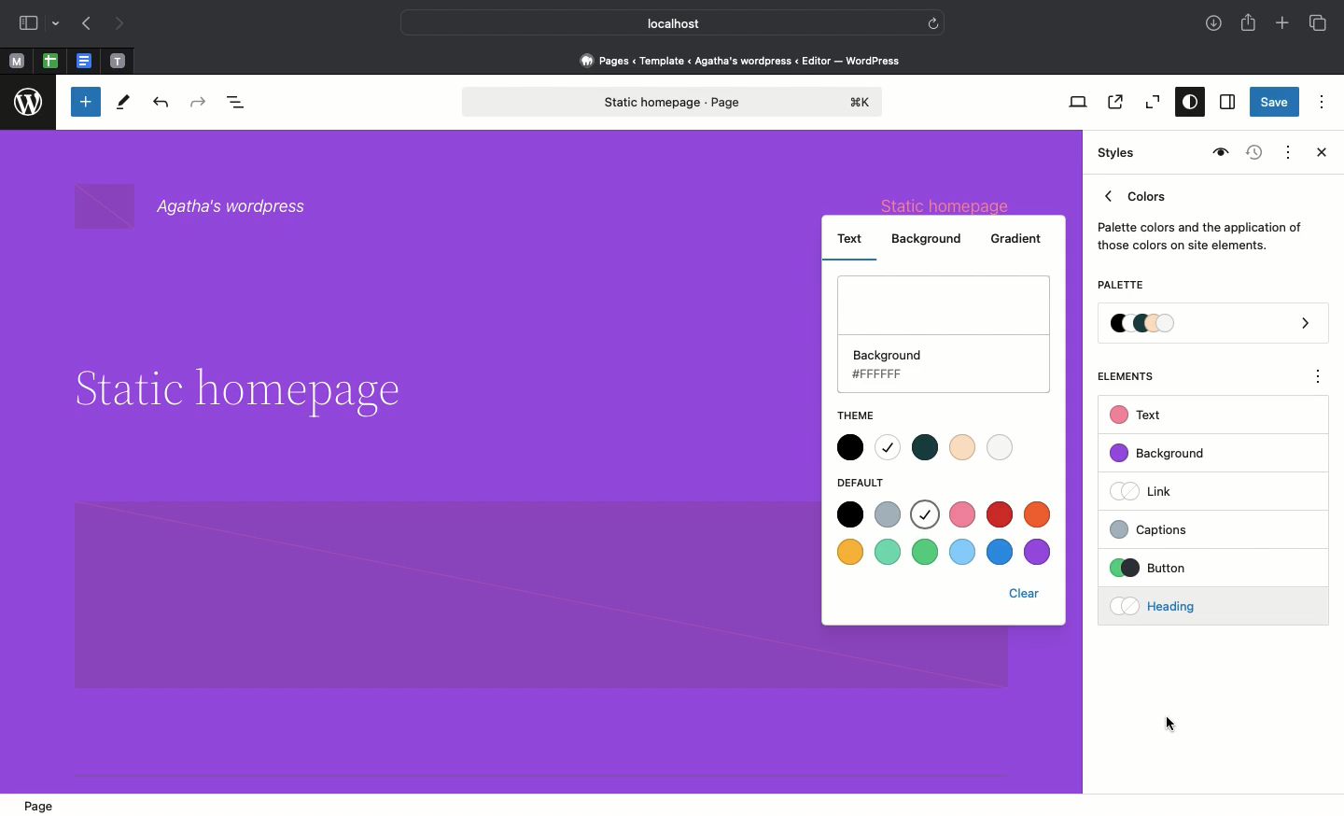  Describe the element at coordinates (202, 207) in the screenshot. I see `wordpress name` at that location.